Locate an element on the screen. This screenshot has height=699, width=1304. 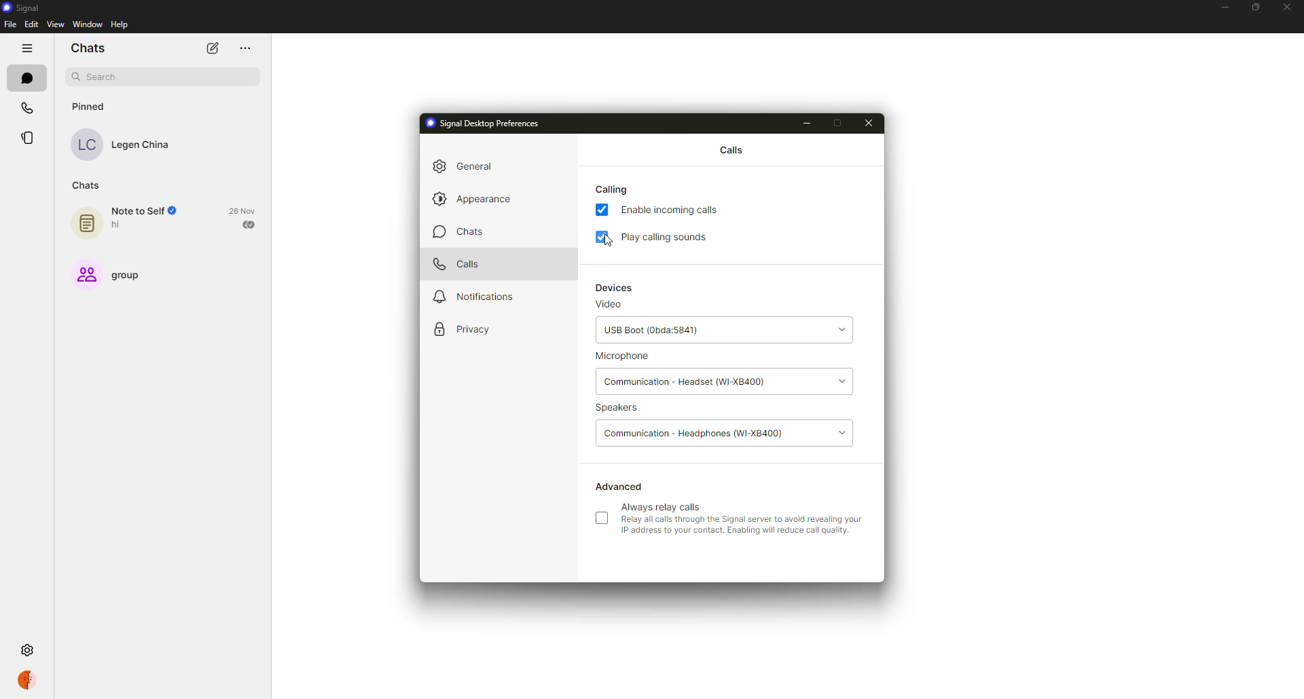
headset is located at coordinates (682, 382).